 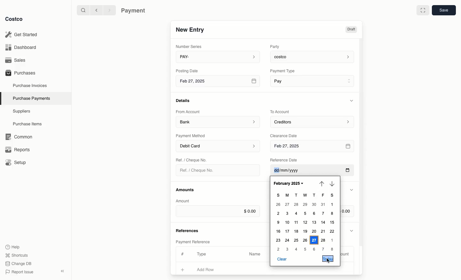 I want to click on Sales, so click(x=18, y=60).